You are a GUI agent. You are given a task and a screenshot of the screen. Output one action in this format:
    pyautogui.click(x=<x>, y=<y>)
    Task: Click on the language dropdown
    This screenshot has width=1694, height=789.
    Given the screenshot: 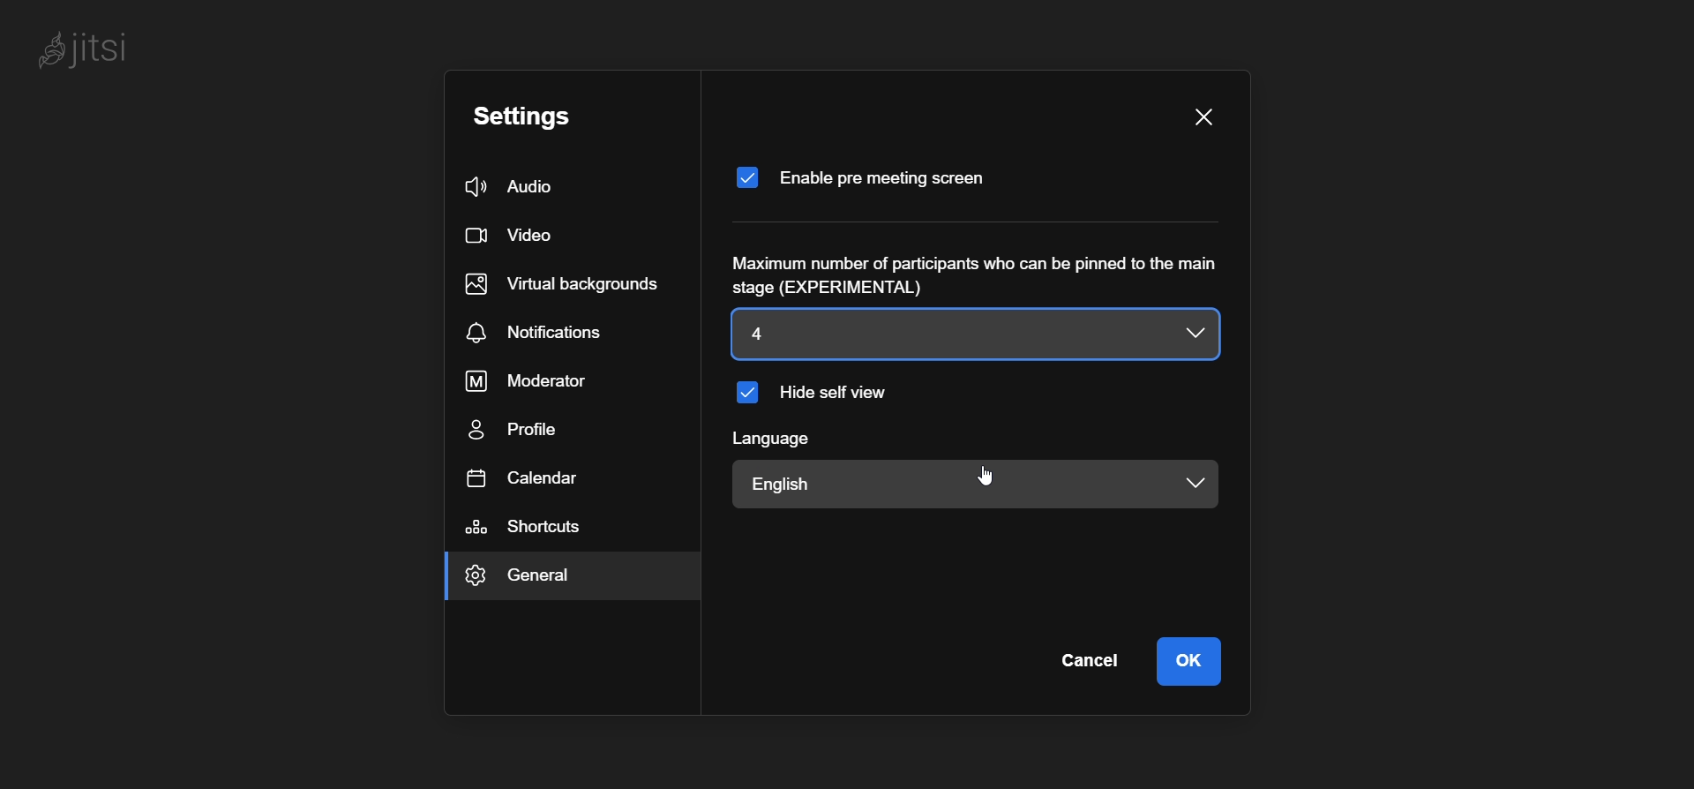 What is the action you would take?
    pyautogui.click(x=1188, y=481)
    